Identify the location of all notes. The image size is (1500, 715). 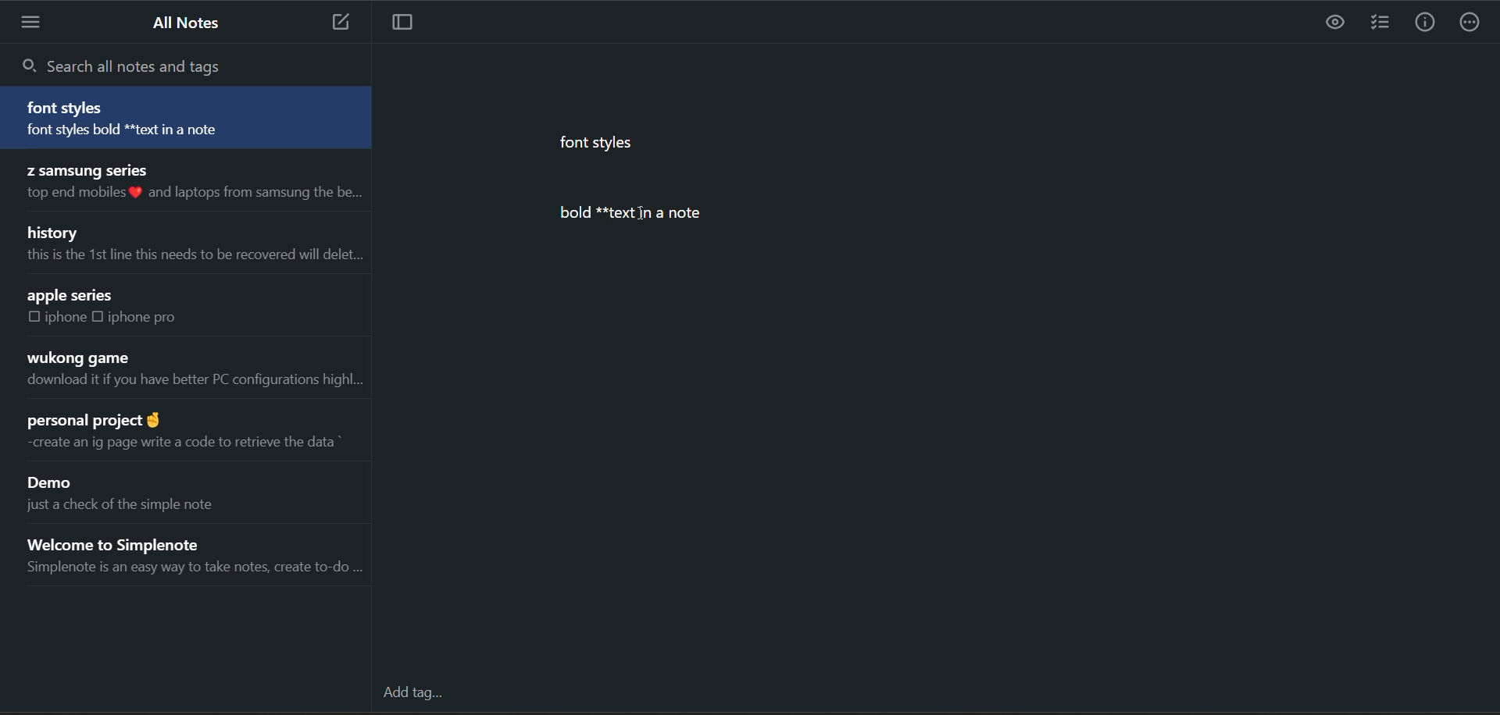
(190, 23).